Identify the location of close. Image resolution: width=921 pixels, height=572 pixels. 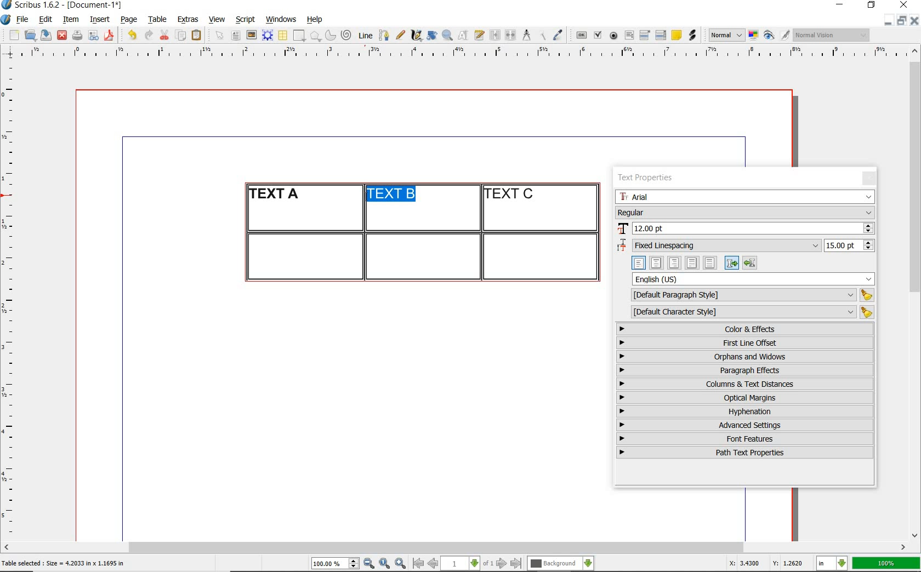
(914, 20).